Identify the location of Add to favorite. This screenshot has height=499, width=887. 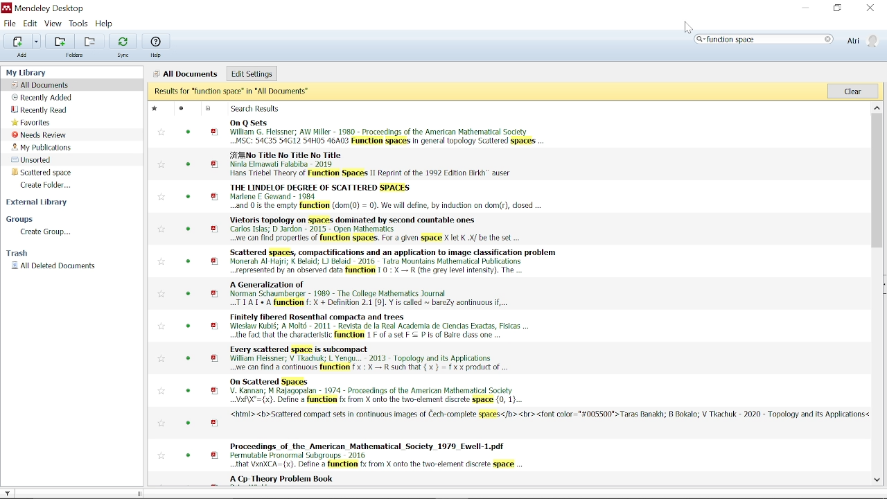
(161, 164).